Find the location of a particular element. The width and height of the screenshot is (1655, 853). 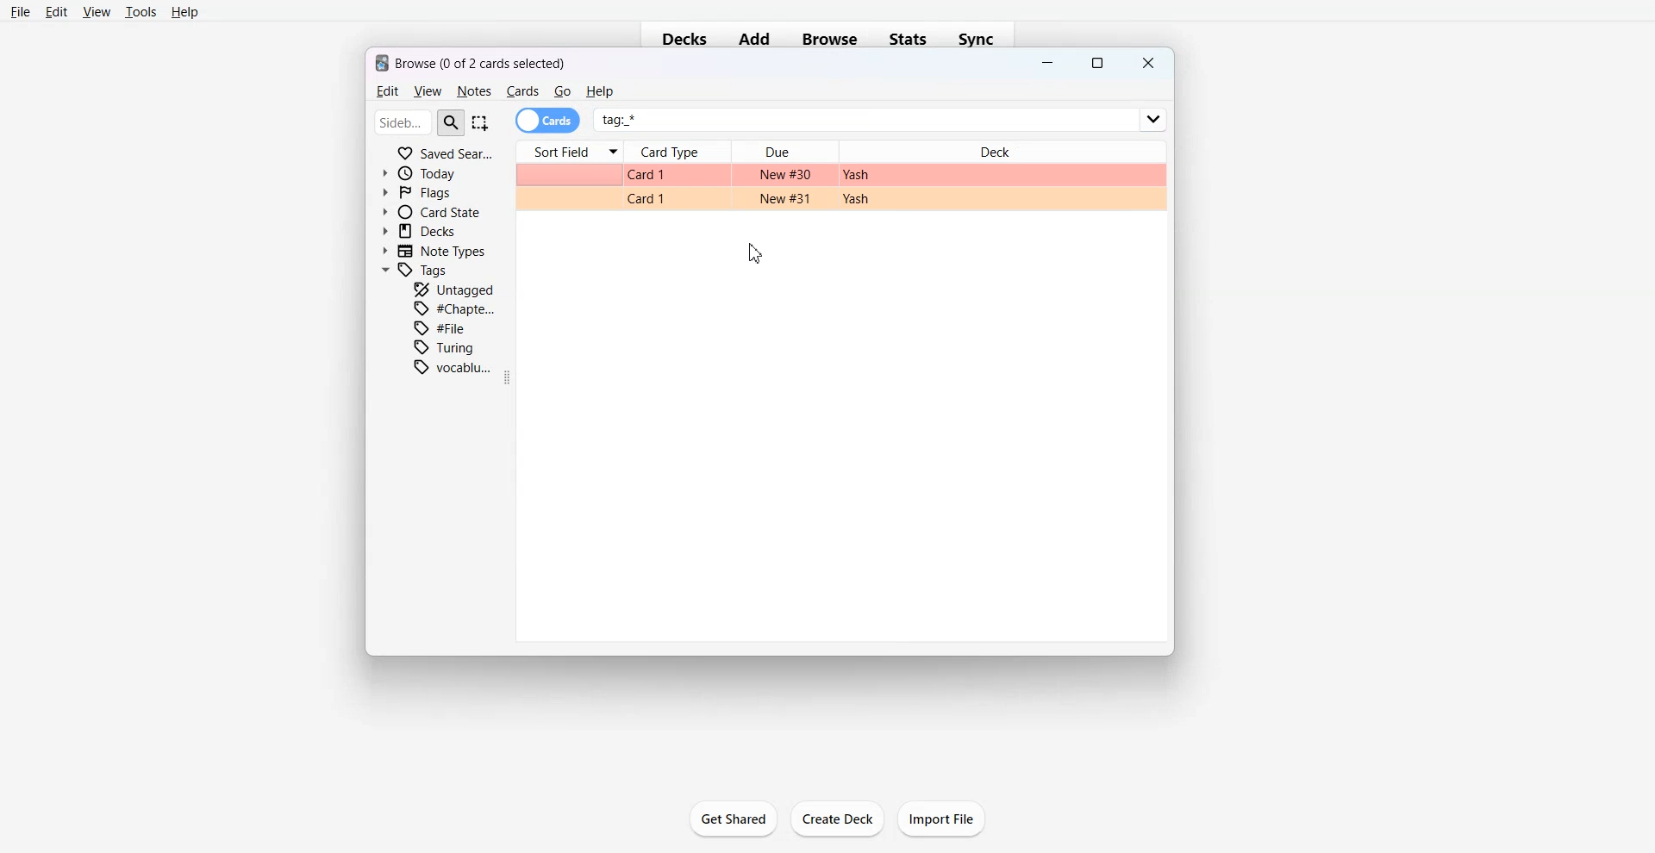

Deck is located at coordinates (1001, 147).